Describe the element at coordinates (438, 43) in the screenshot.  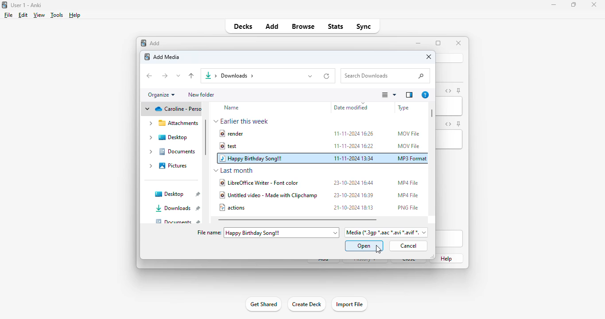
I see `maximize` at that location.